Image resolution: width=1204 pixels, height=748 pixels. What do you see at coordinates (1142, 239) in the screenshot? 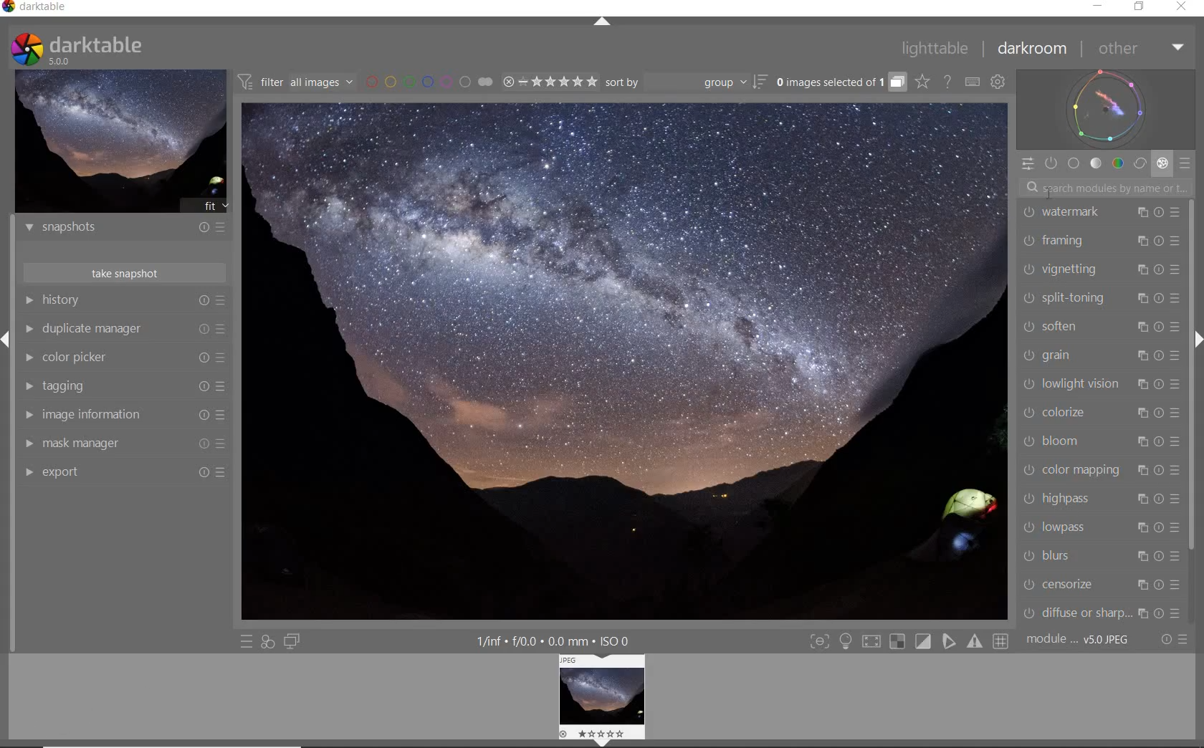
I see `multiple instance actions` at bounding box center [1142, 239].